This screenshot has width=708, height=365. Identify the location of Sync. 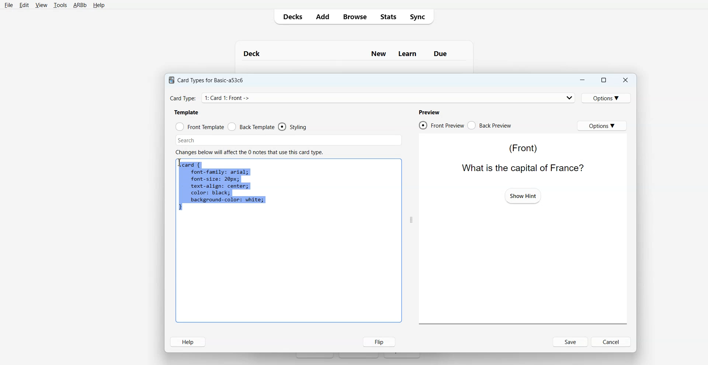
(420, 16).